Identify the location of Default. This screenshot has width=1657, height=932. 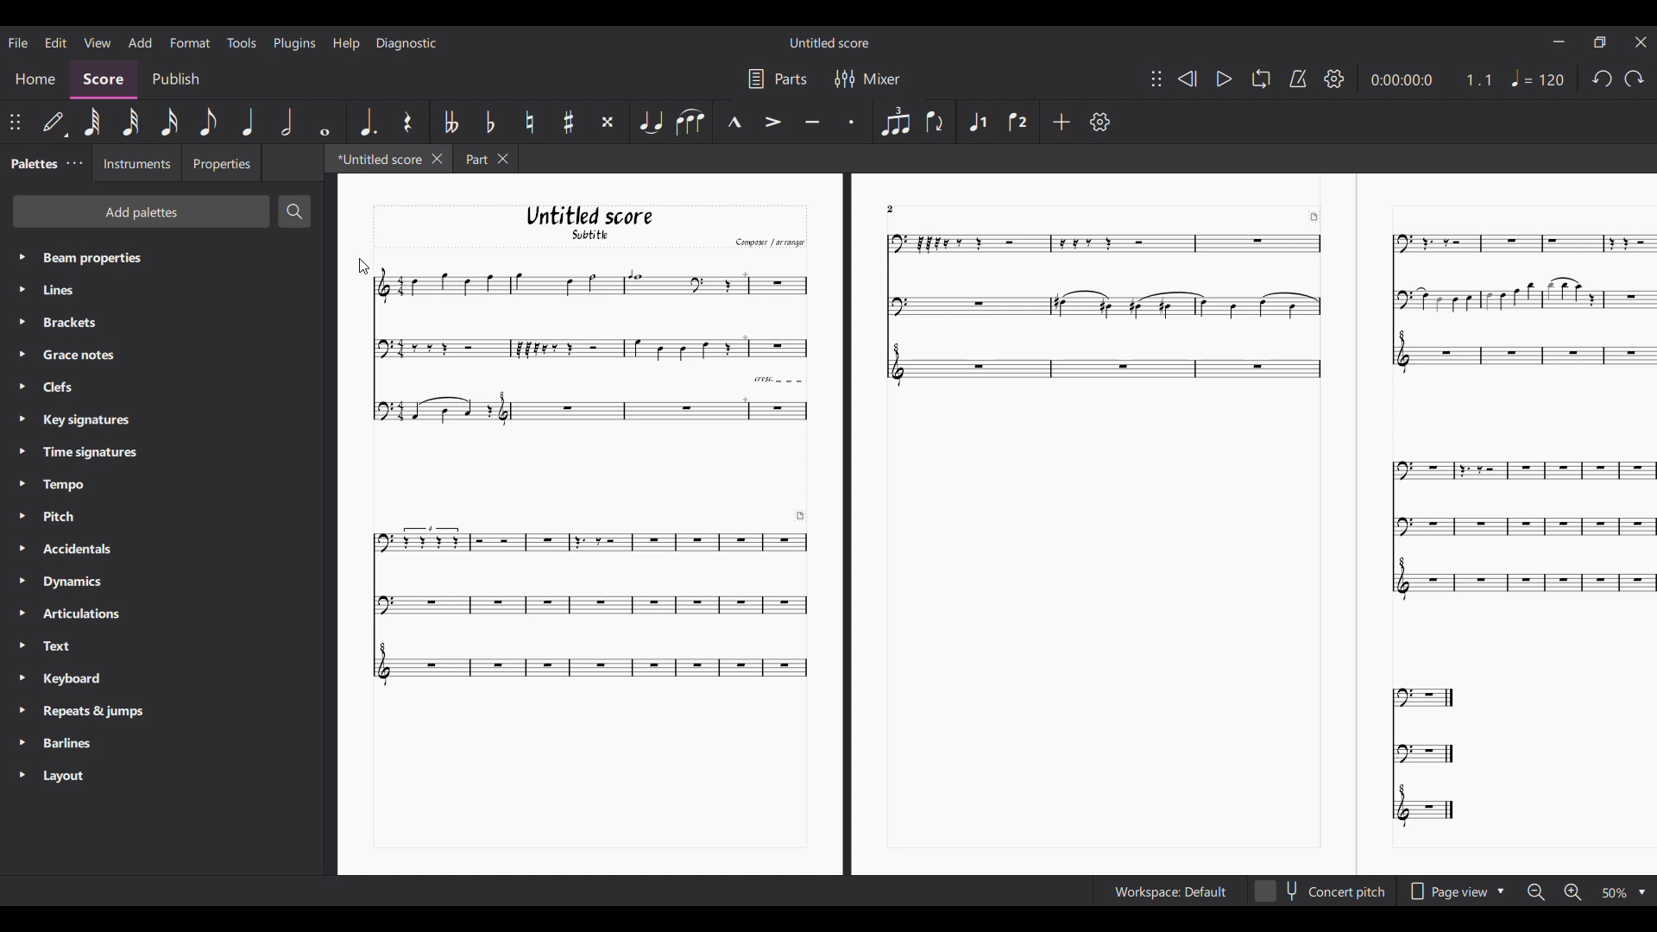
(54, 124).